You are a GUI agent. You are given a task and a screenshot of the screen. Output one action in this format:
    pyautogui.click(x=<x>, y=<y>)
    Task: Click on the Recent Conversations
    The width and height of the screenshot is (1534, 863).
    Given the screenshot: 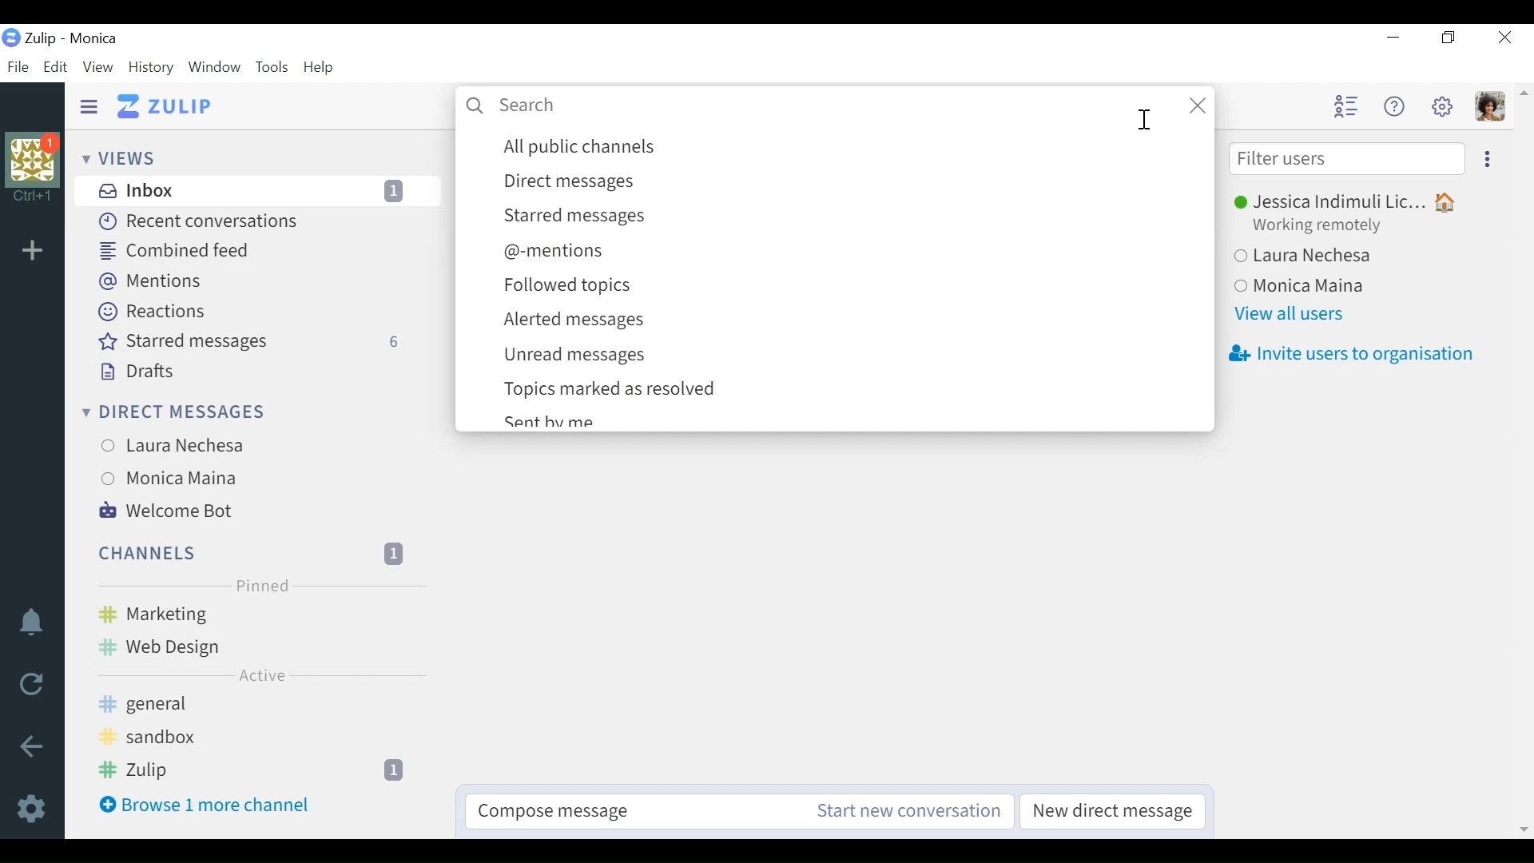 What is the action you would take?
    pyautogui.click(x=202, y=222)
    